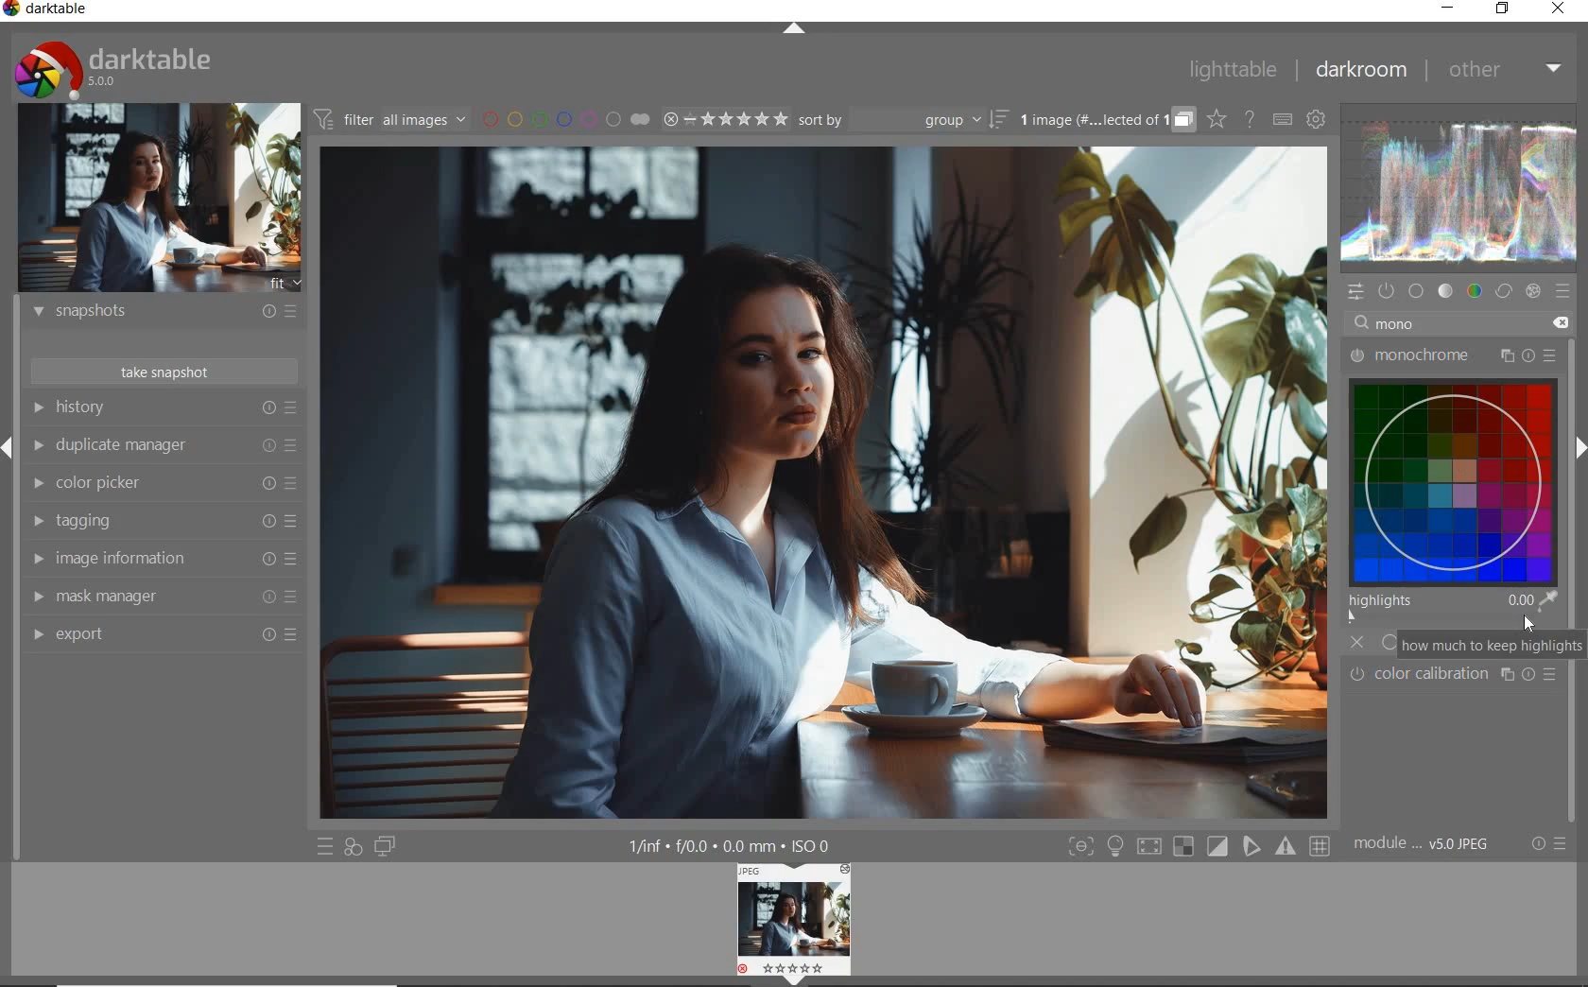 The image size is (1588, 987). What do you see at coordinates (1454, 351) in the screenshot?
I see `monochrome` at bounding box center [1454, 351].